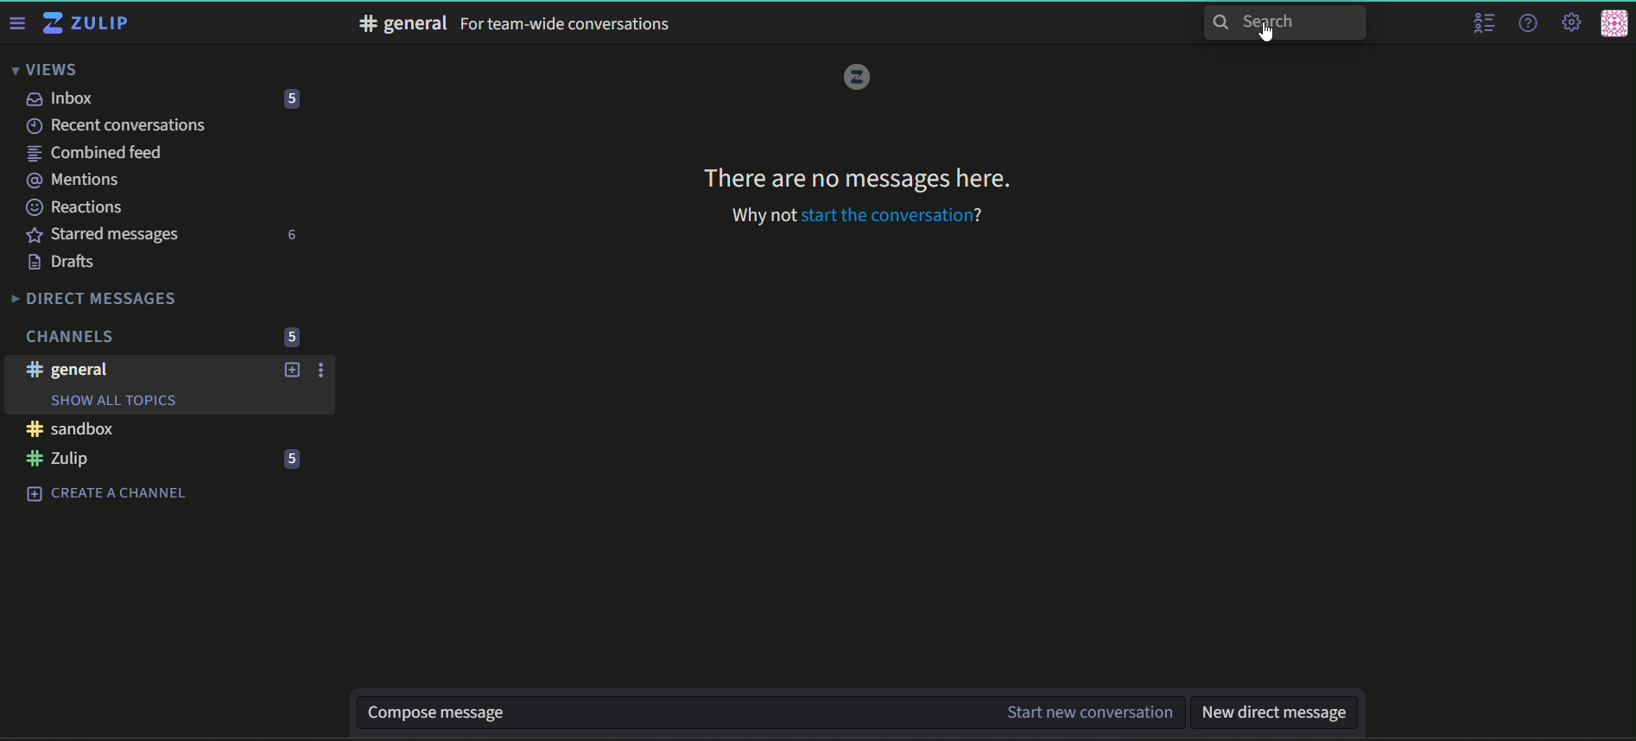 The image size is (1636, 741). What do you see at coordinates (293, 460) in the screenshot?
I see `number` at bounding box center [293, 460].